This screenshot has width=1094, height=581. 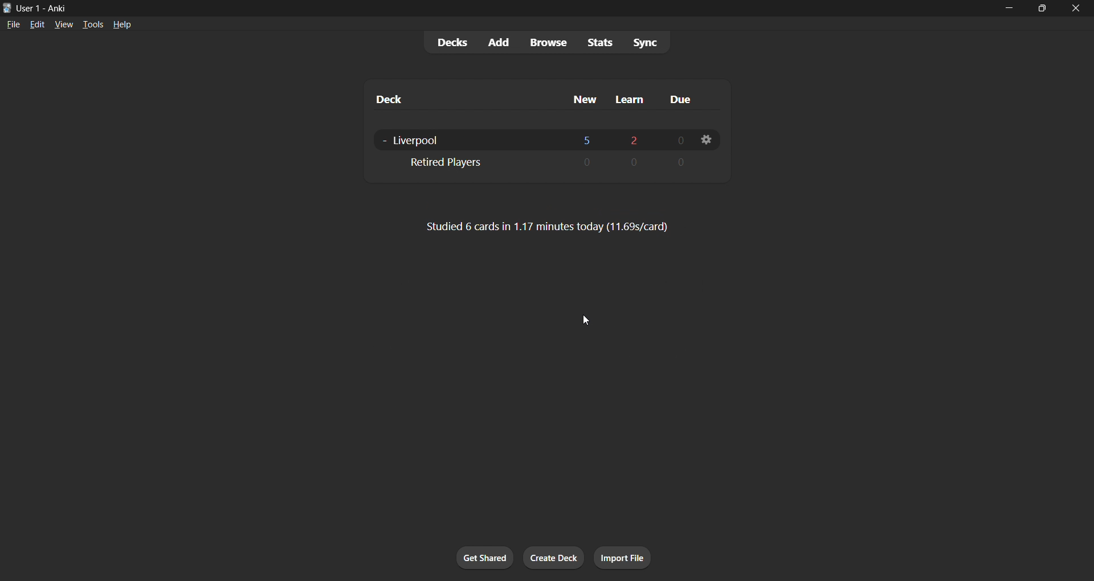 What do you see at coordinates (1036, 10) in the screenshot?
I see `maximize/restore` at bounding box center [1036, 10].